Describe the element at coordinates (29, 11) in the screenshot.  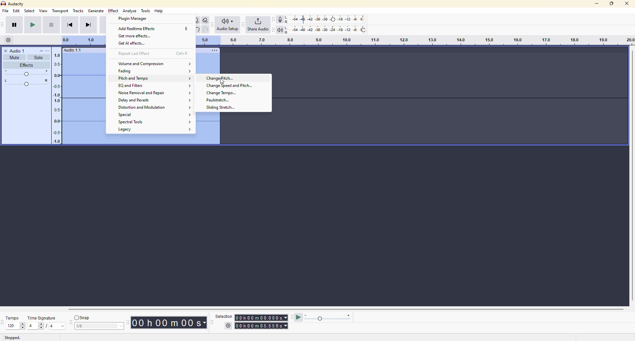
I see `select` at that location.